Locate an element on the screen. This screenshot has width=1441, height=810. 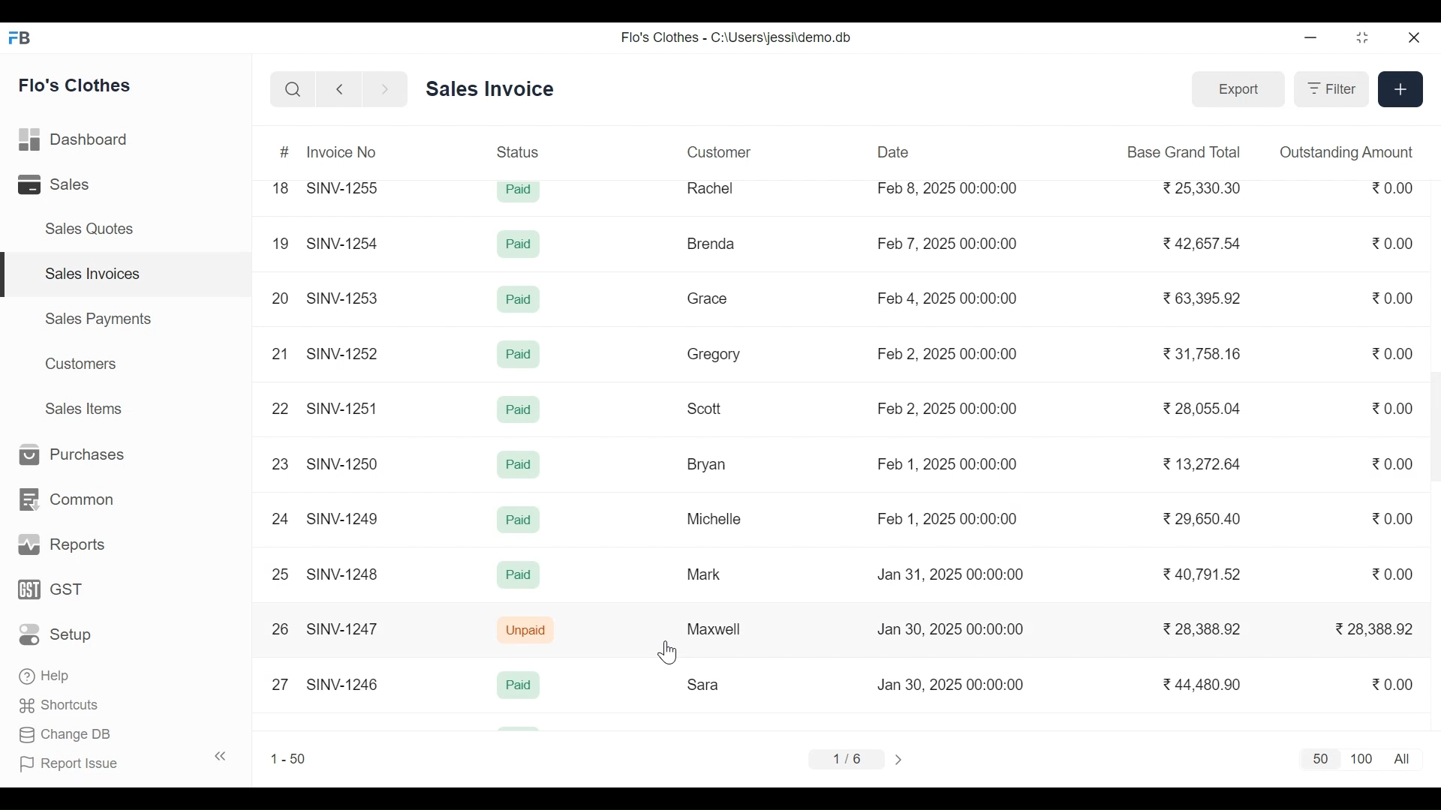
0.00 is located at coordinates (1394, 243).